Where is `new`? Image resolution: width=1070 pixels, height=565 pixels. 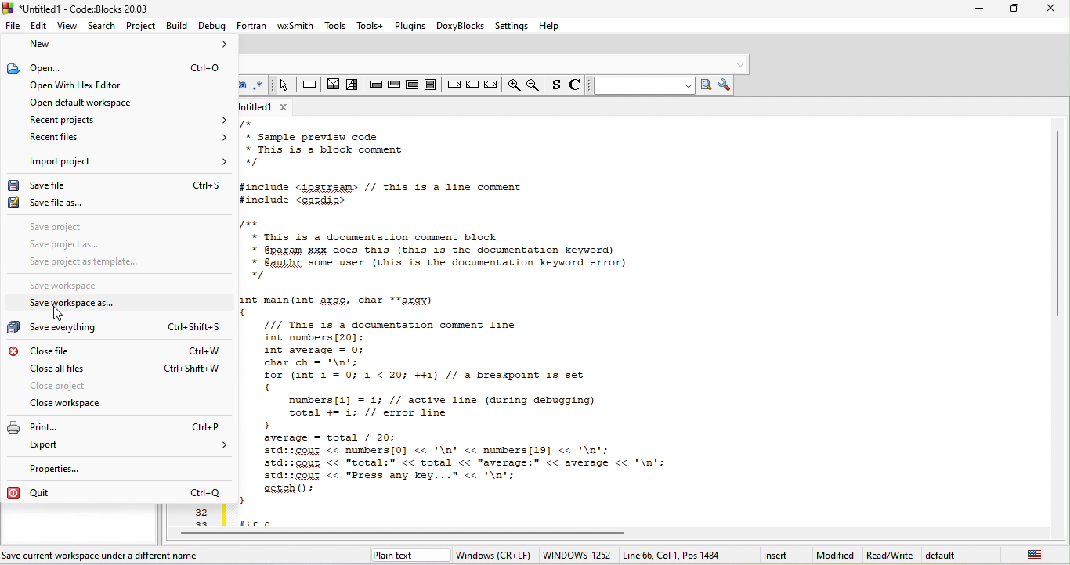 new is located at coordinates (120, 46).